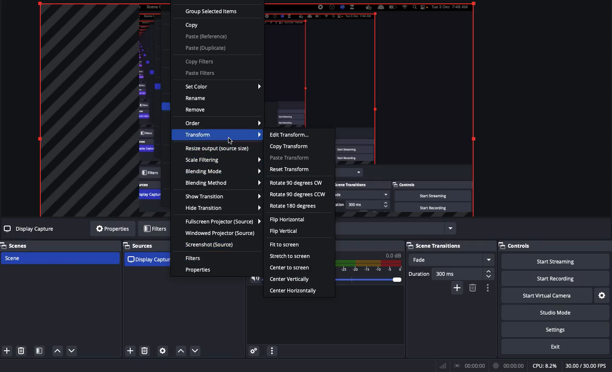  Describe the element at coordinates (546, 366) in the screenshot. I see `CPU` at that location.